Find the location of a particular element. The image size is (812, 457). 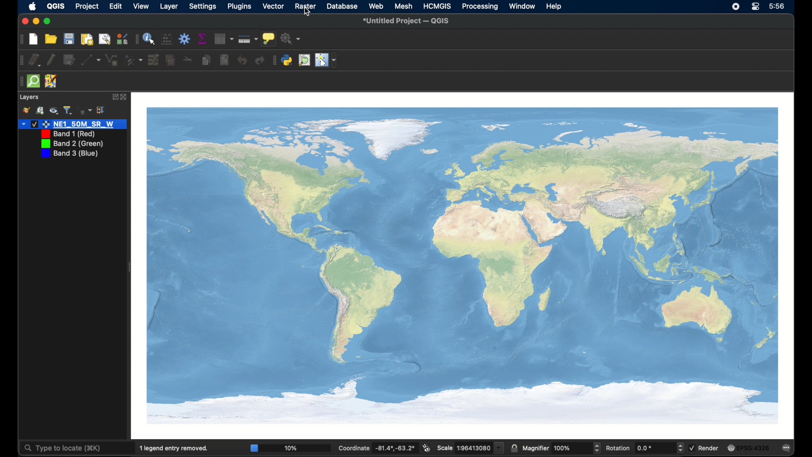

close is located at coordinates (23, 22).